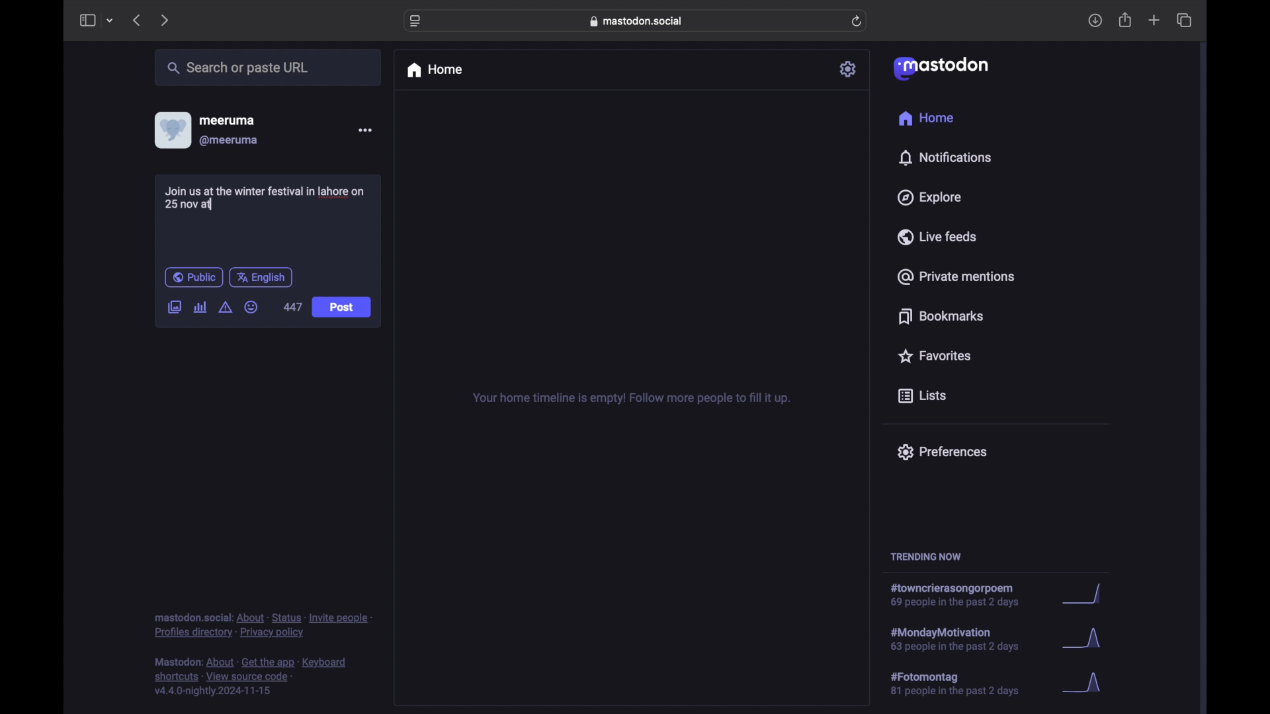 The height and width of the screenshot is (714, 1270). Describe the element at coordinates (1154, 20) in the screenshot. I see `new tab` at that location.